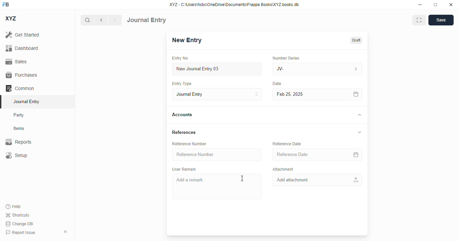 This screenshot has width=459, height=241. I want to click on calendar icon, so click(357, 94).